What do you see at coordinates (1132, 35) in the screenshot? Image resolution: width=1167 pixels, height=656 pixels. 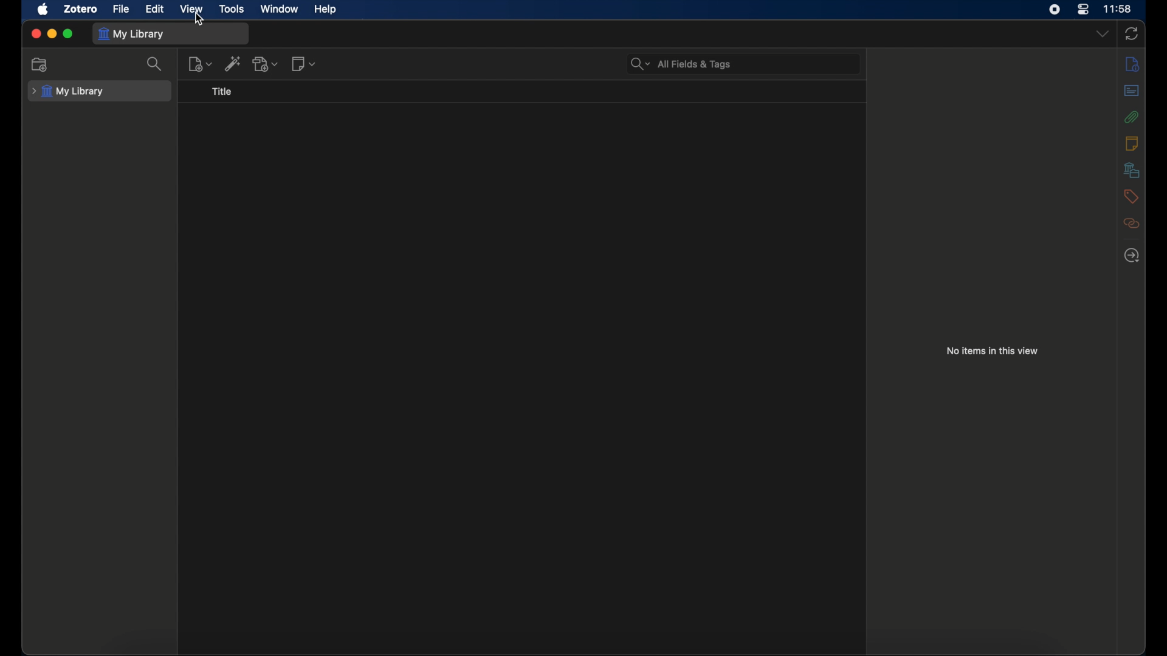 I see `sync` at bounding box center [1132, 35].